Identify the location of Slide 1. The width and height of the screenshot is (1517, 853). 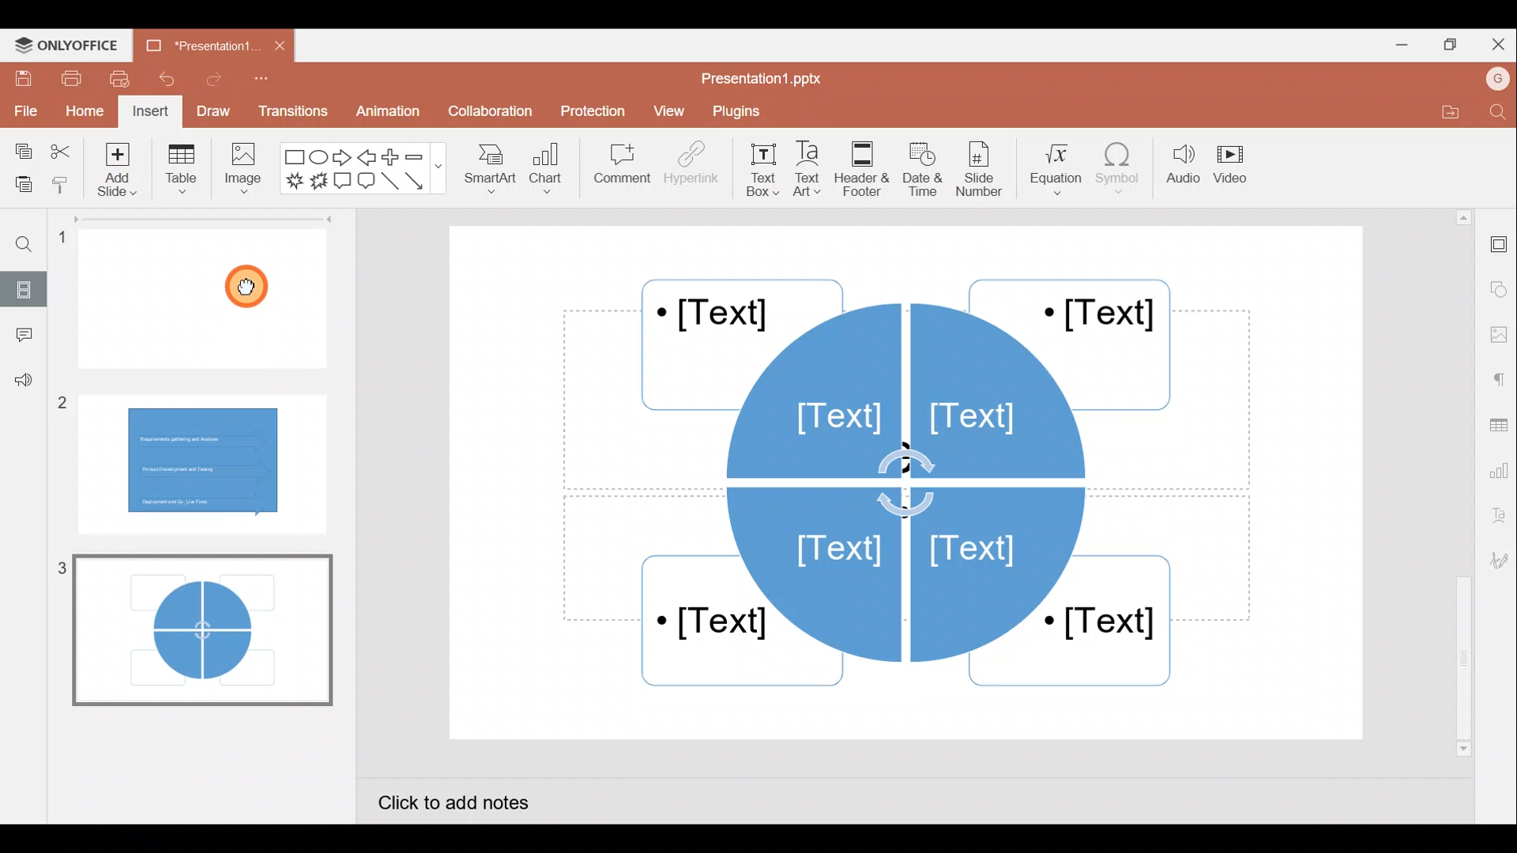
(209, 297).